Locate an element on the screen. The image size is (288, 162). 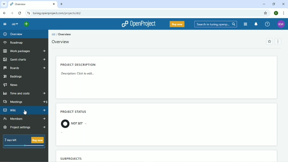
Time and costs is located at coordinates (23, 93).